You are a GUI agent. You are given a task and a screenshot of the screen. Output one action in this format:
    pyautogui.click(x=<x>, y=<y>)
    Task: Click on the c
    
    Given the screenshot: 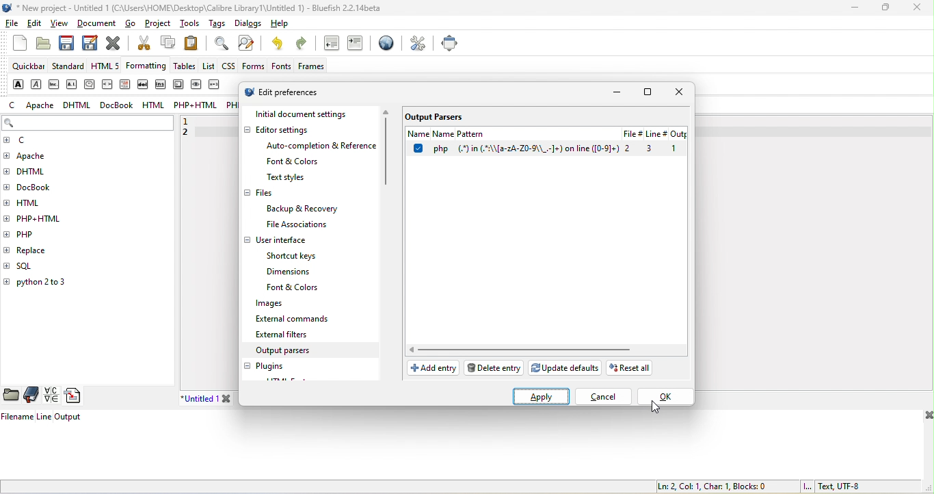 What is the action you would take?
    pyautogui.click(x=13, y=105)
    